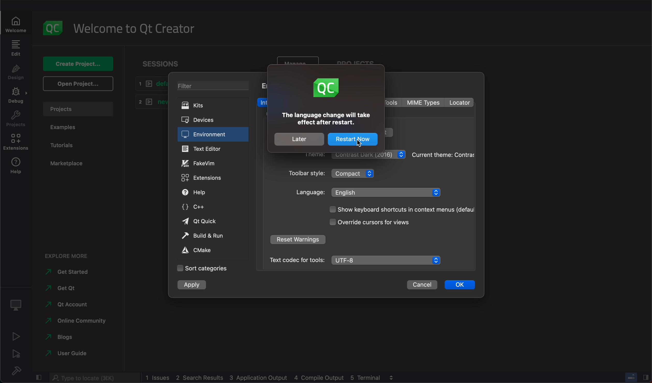 The height and width of the screenshot is (383, 652). I want to click on categories, so click(205, 268).